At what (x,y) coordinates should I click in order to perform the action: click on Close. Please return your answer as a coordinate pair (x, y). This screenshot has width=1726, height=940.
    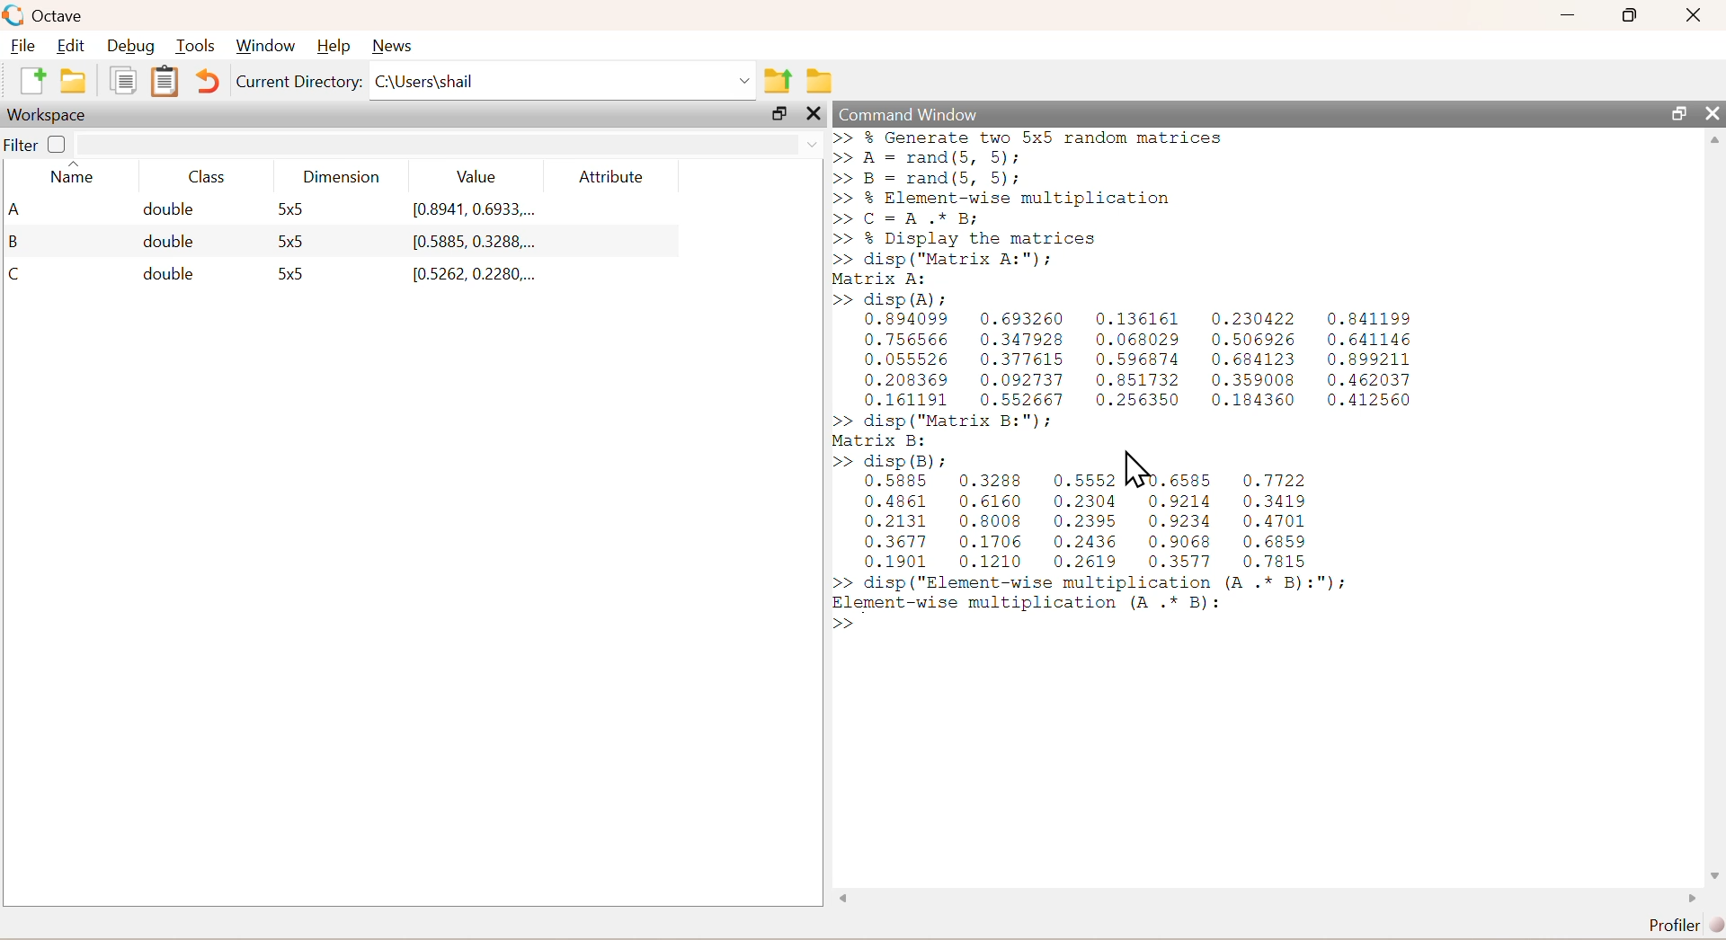
    Looking at the image, I should click on (814, 118).